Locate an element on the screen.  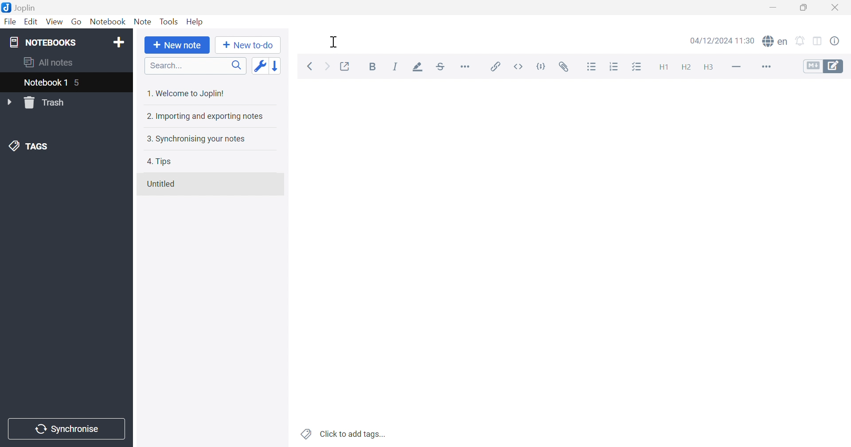
Notebook 1 is located at coordinates (45, 83).